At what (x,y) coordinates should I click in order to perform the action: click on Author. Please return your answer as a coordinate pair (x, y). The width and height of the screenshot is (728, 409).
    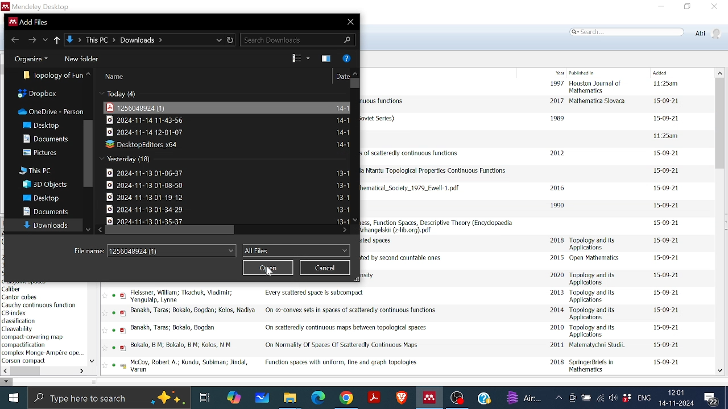
    Looking at the image, I should click on (173, 328).